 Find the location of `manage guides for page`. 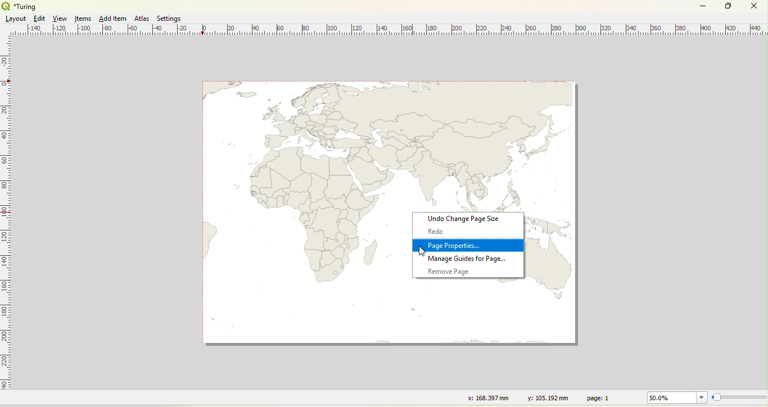

manage guides for page is located at coordinates (468, 259).